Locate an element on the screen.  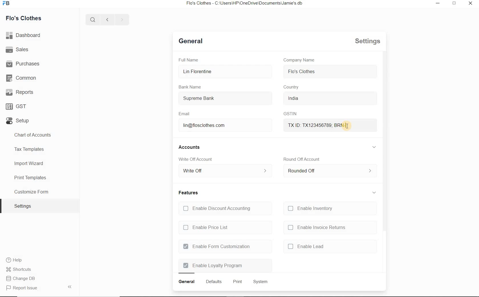
Import Wizard is located at coordinates (29, 164).